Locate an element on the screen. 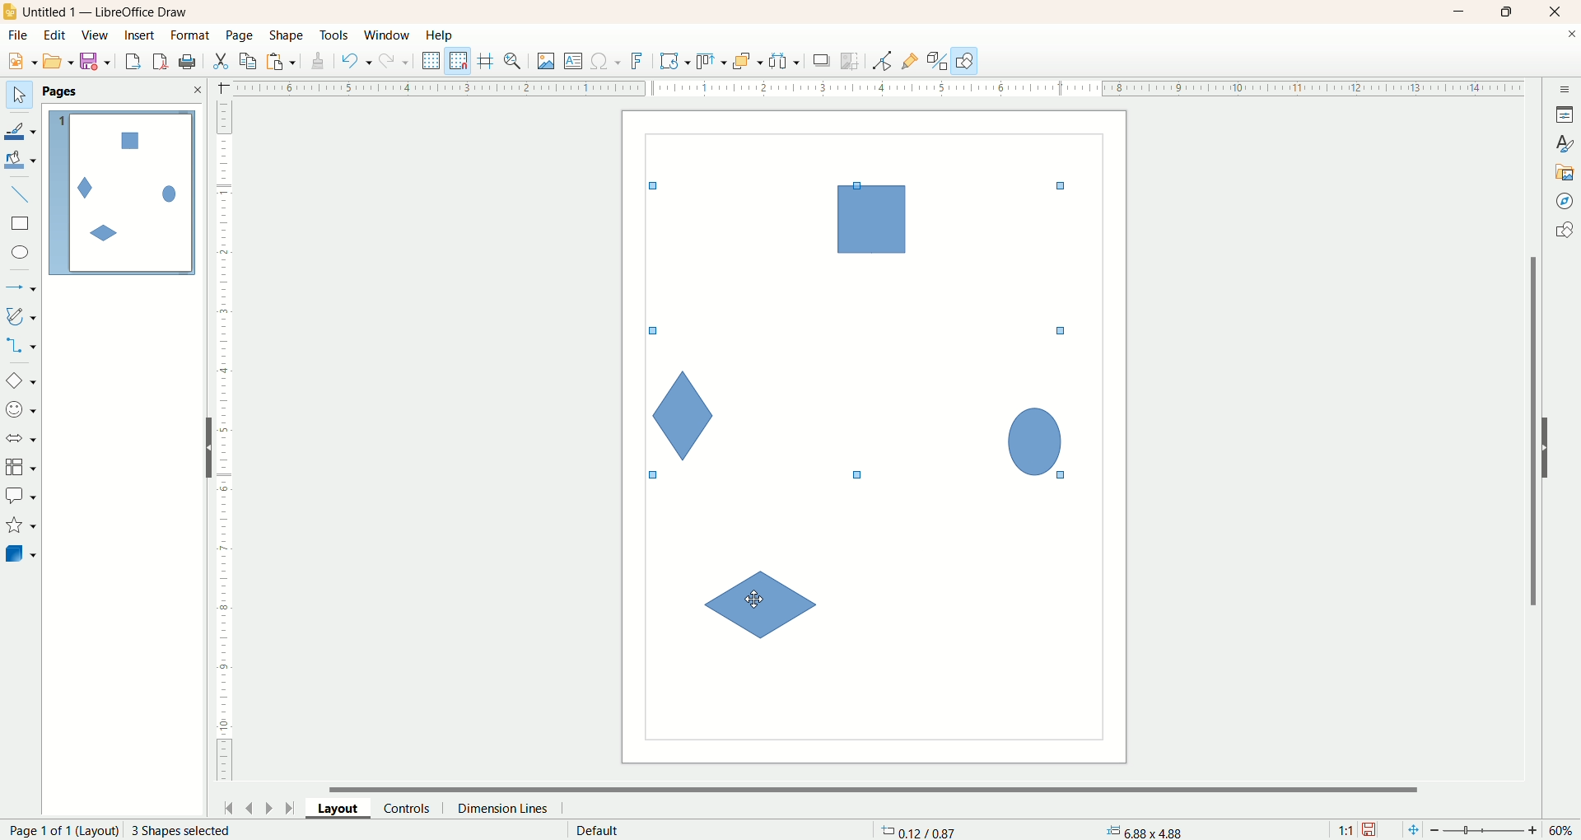 Image resolution: width=1581 pixels, height=840 pixels. paste is located at coordinates (284, 59).